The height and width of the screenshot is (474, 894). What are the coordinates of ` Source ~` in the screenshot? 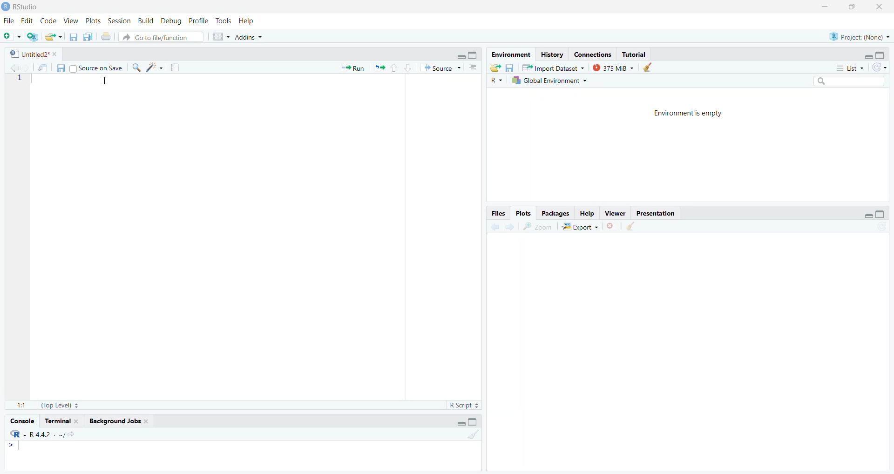 It's located at (443, 68).